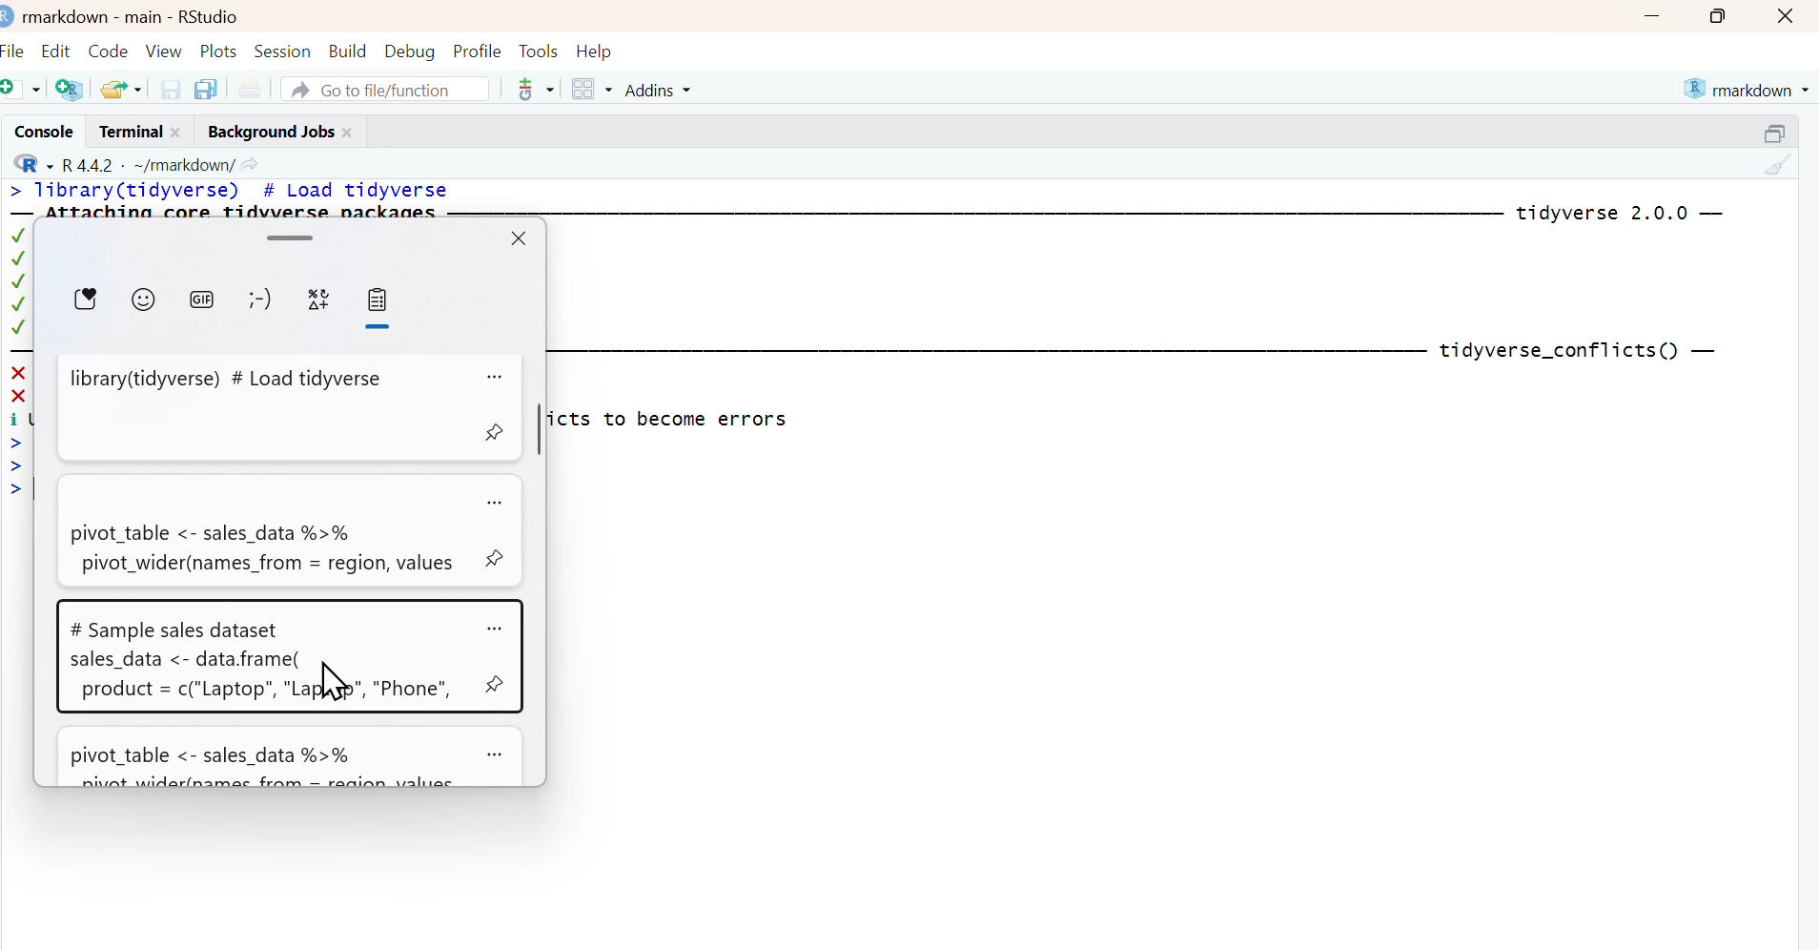  What do you see at coordinates (23, 88) in the screenshot?
I see `new file` at bounding box center [23, 88].